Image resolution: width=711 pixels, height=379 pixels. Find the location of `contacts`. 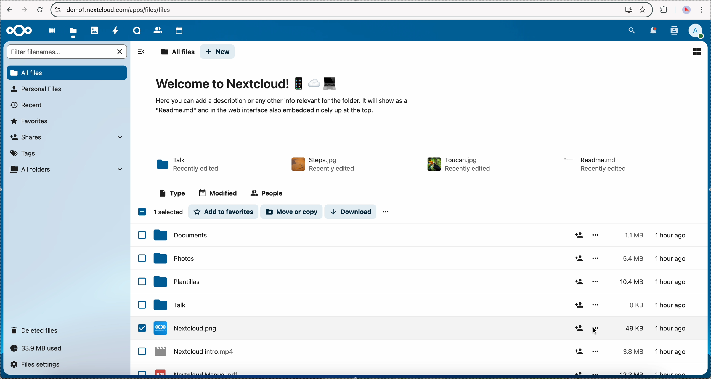

contacts is located at coordinates (676, 30).